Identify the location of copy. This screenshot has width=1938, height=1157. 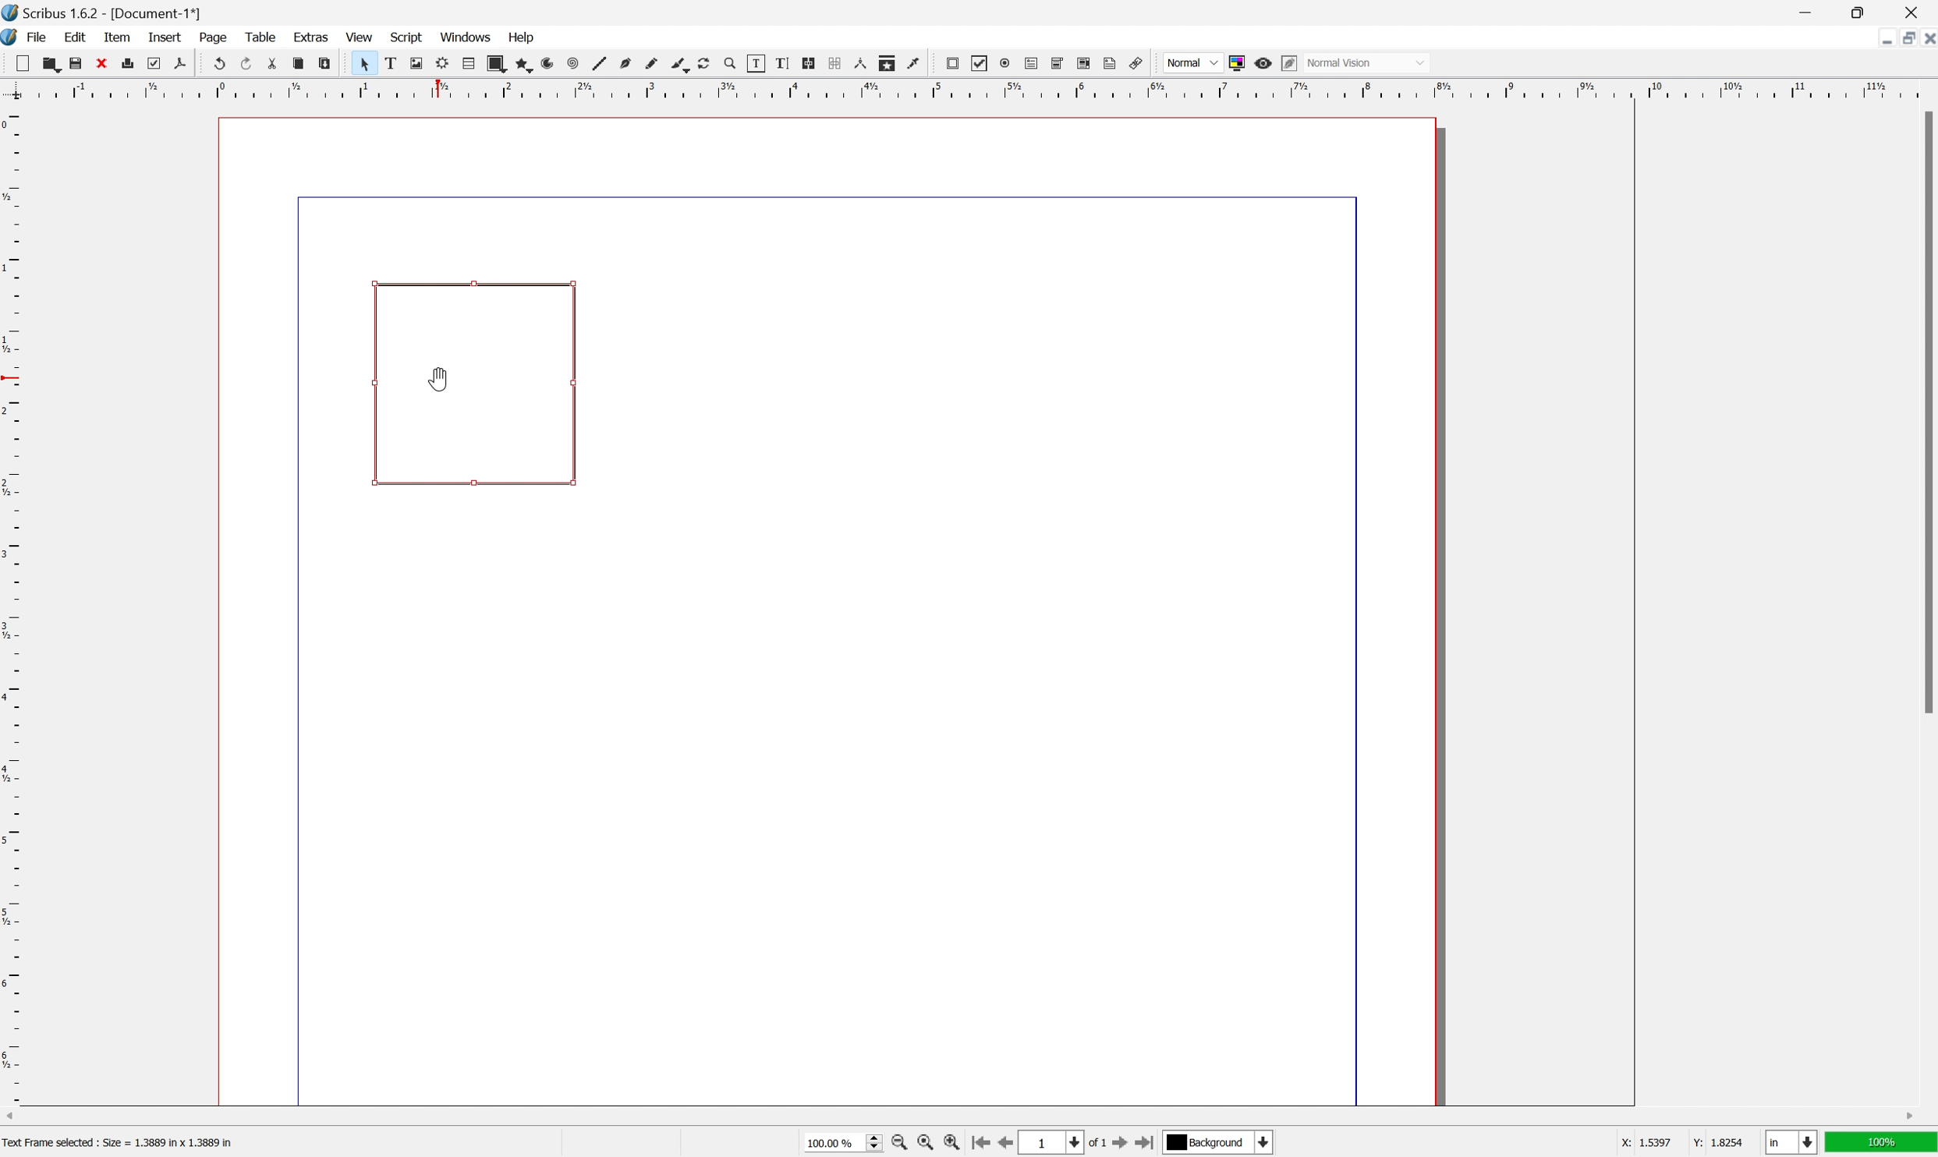
(298, 65).